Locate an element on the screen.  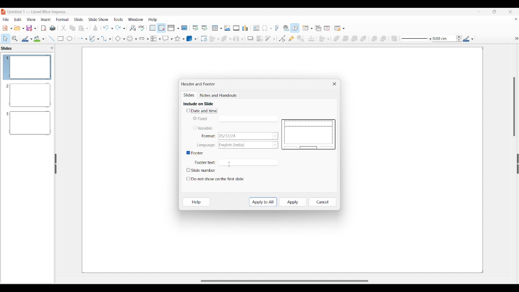
View menu is located at coordinates (31, 19).